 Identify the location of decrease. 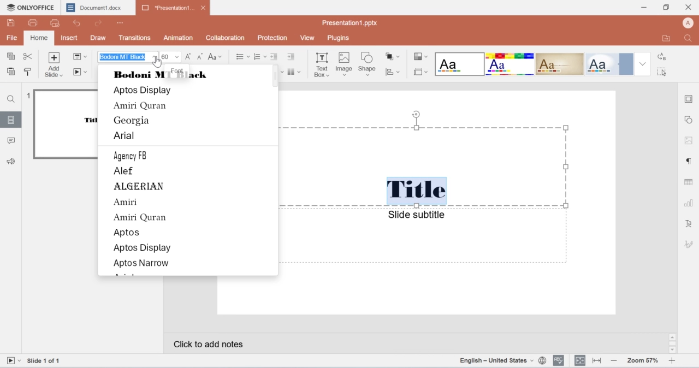
(614, 361).